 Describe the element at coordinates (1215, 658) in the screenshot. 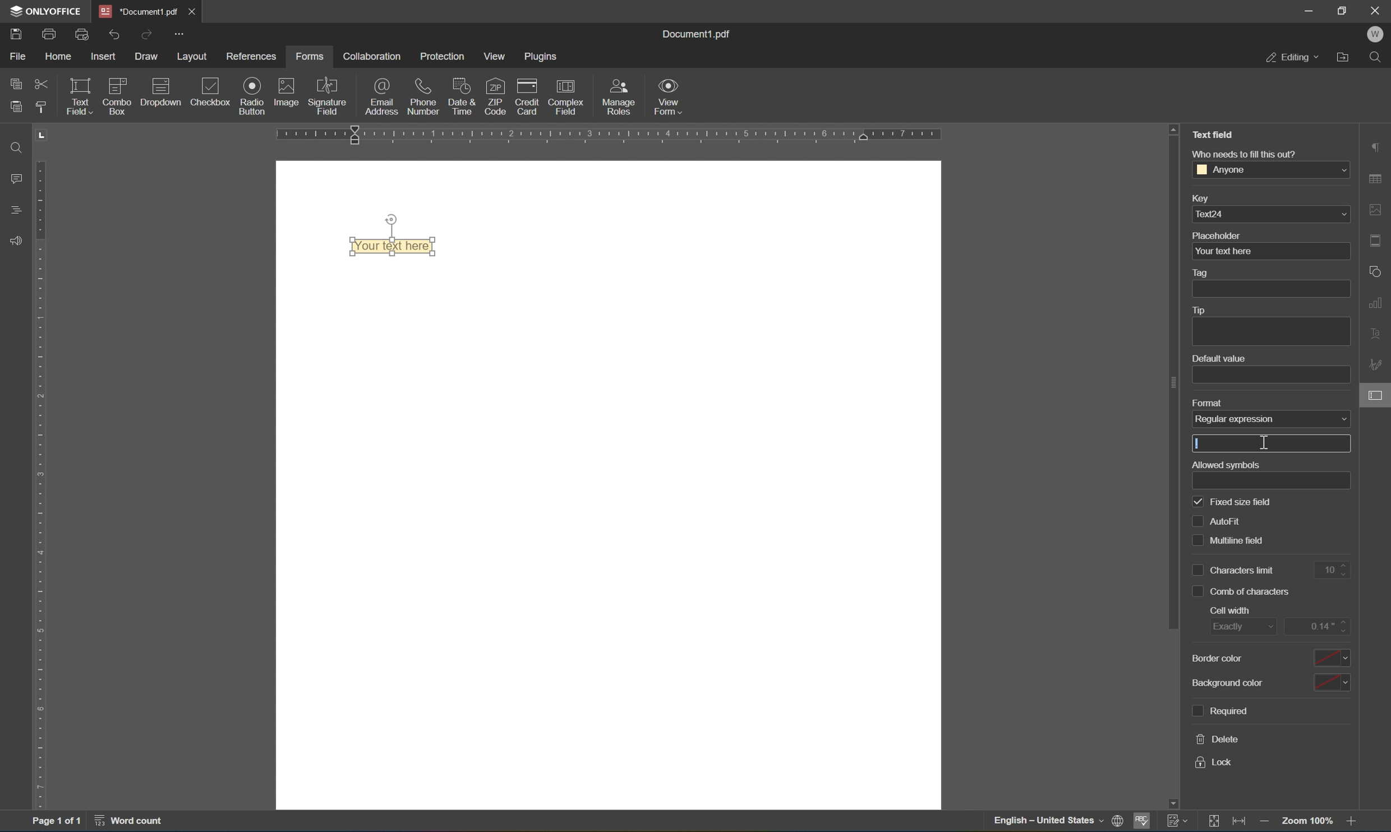

I see `border color` at that location.